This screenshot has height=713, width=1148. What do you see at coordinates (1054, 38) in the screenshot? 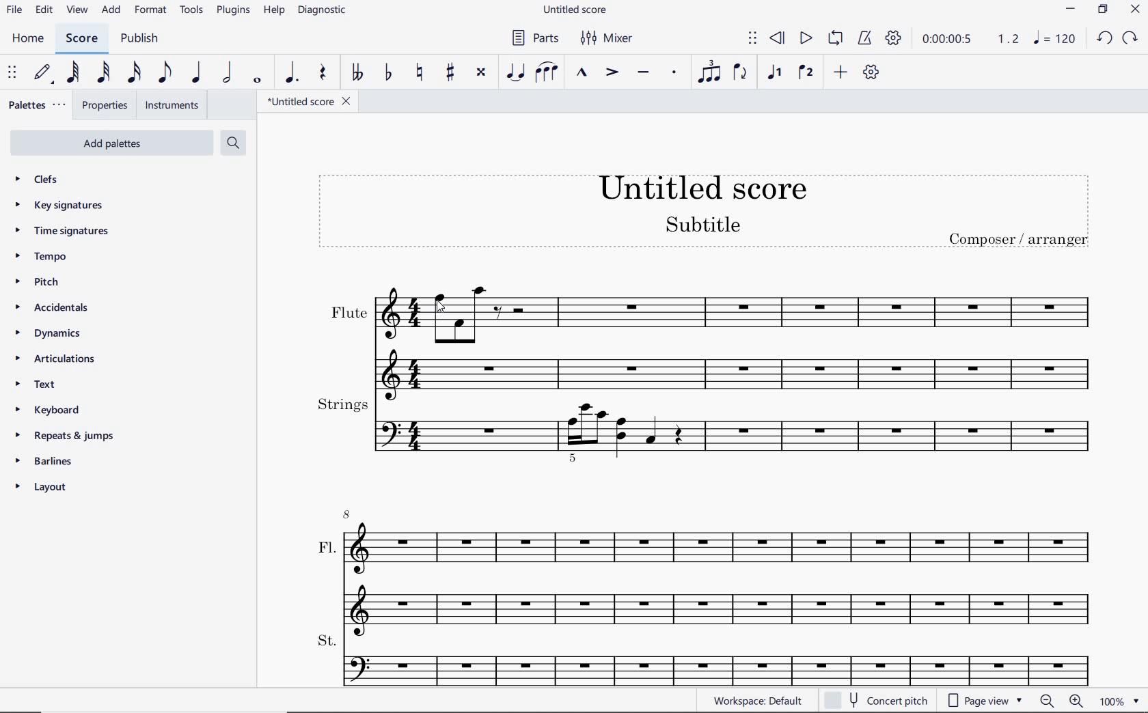
I see `note` at bounding box center [1054, 38].